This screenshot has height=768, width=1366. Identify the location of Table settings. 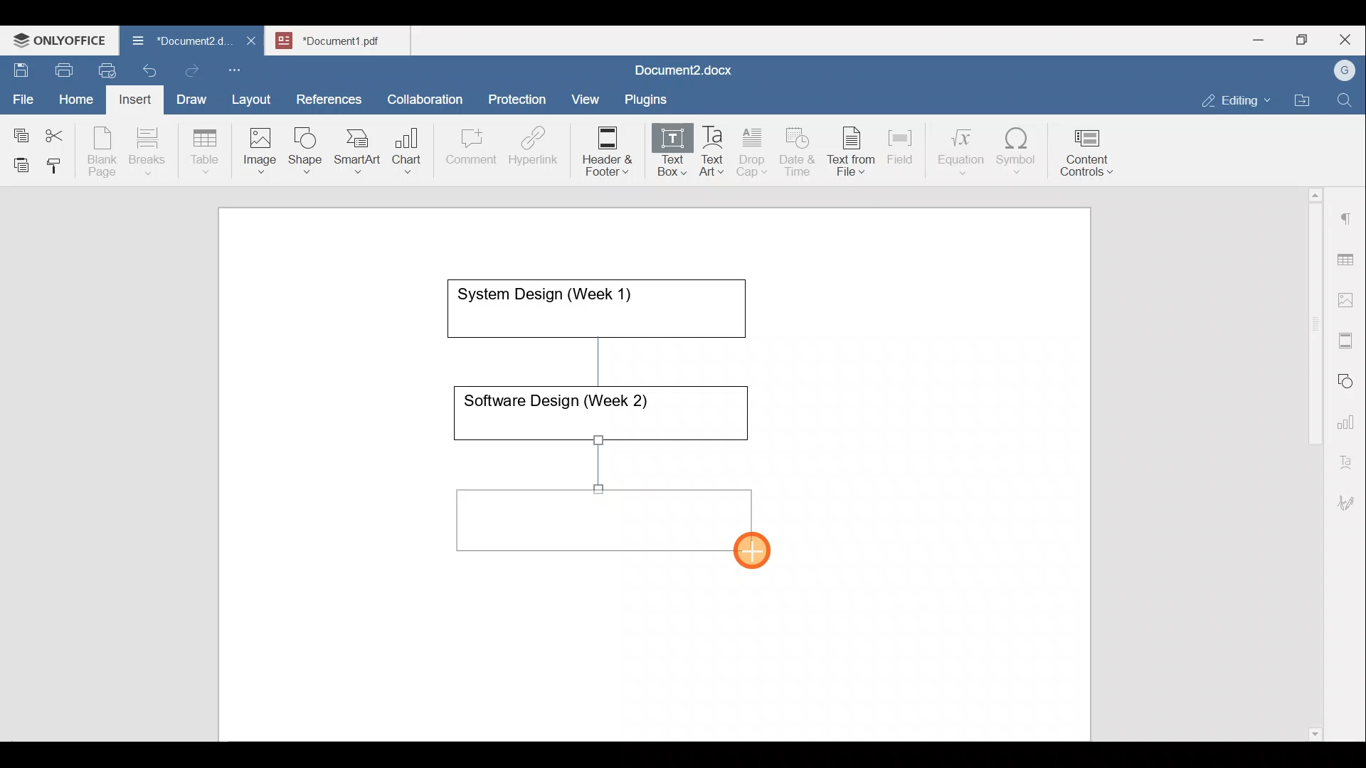
(1348, 258).